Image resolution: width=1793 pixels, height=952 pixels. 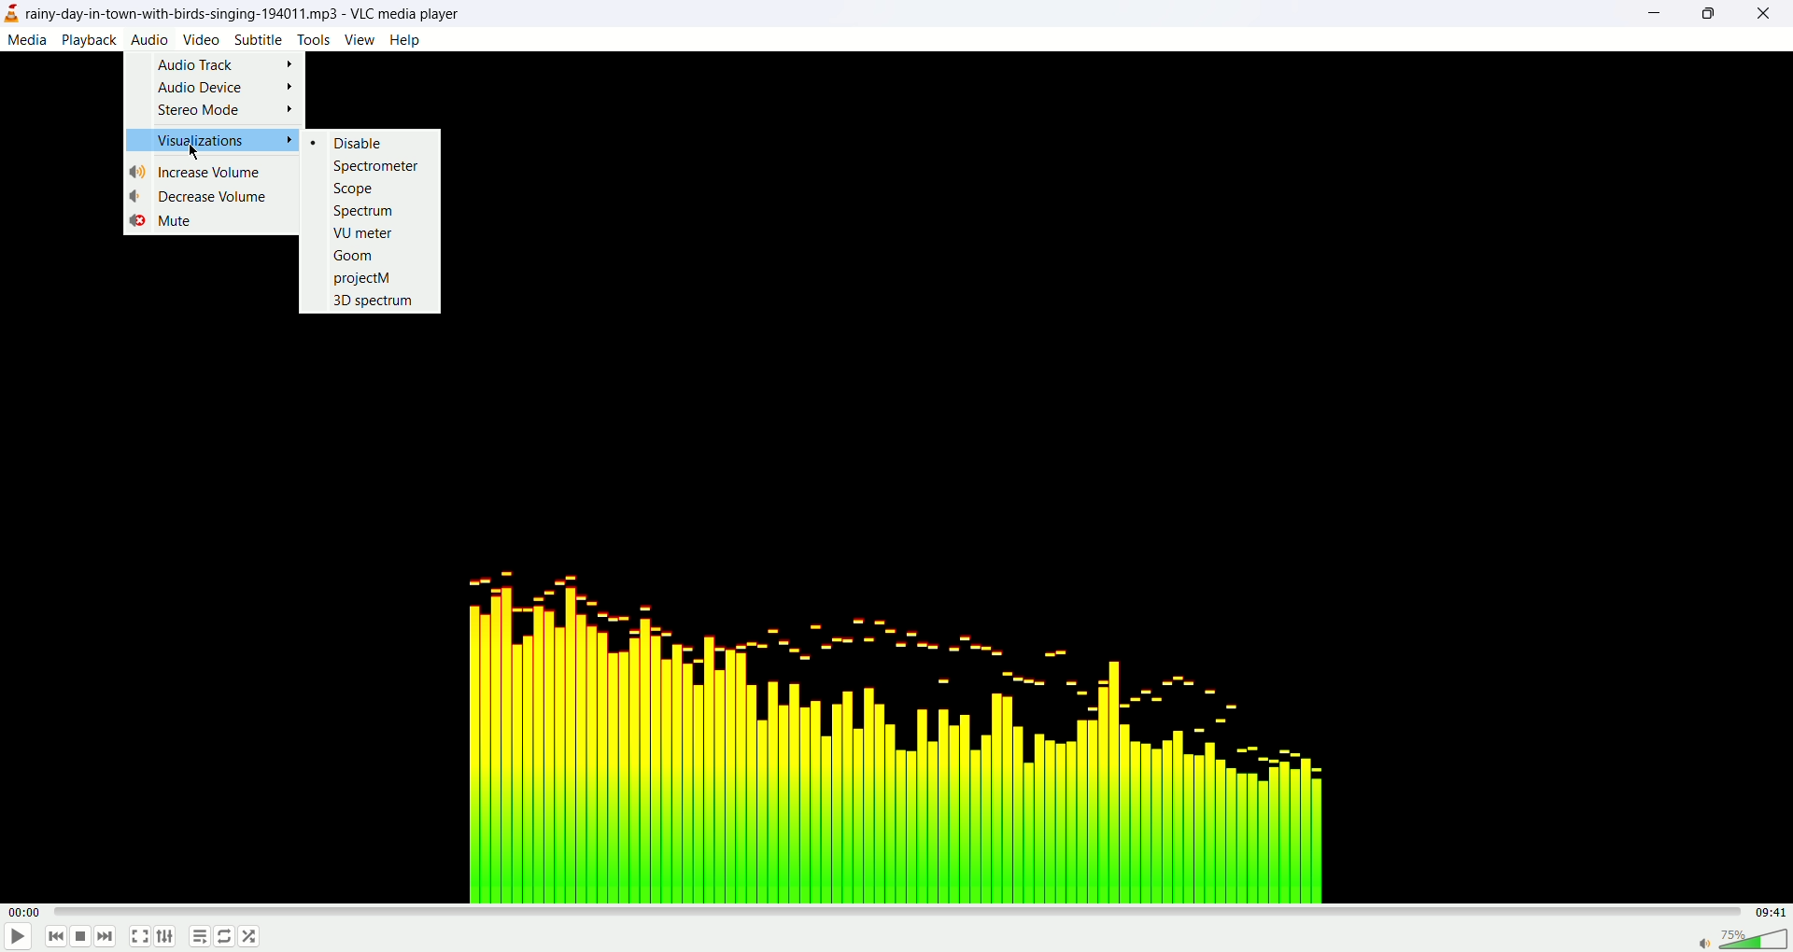 What do you see at coordinates (1654, 16) in the screenshot?
I see `minimize` at bounding box center [1654, 16].